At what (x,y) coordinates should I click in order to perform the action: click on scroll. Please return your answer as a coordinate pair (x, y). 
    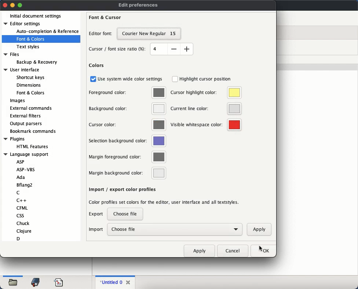
    Looking at the image, I should click on (81, 65).